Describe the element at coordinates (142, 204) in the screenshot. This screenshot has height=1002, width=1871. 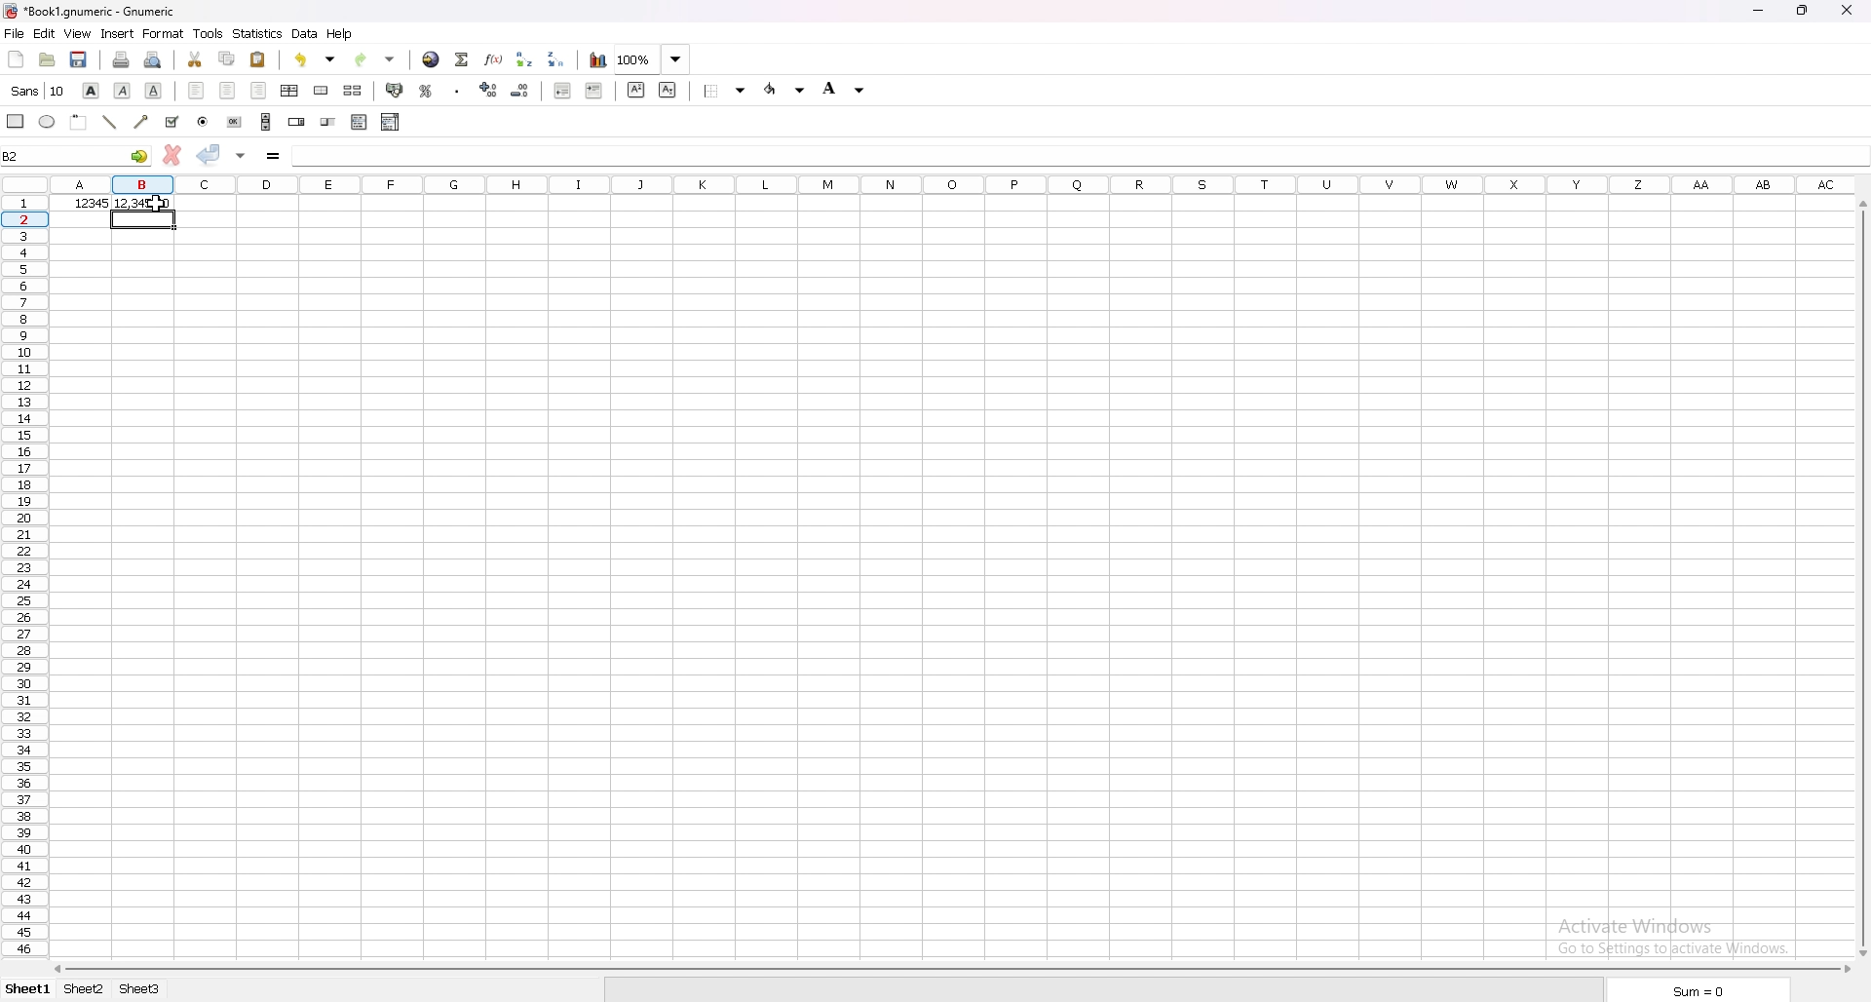
I see `output` at that location.